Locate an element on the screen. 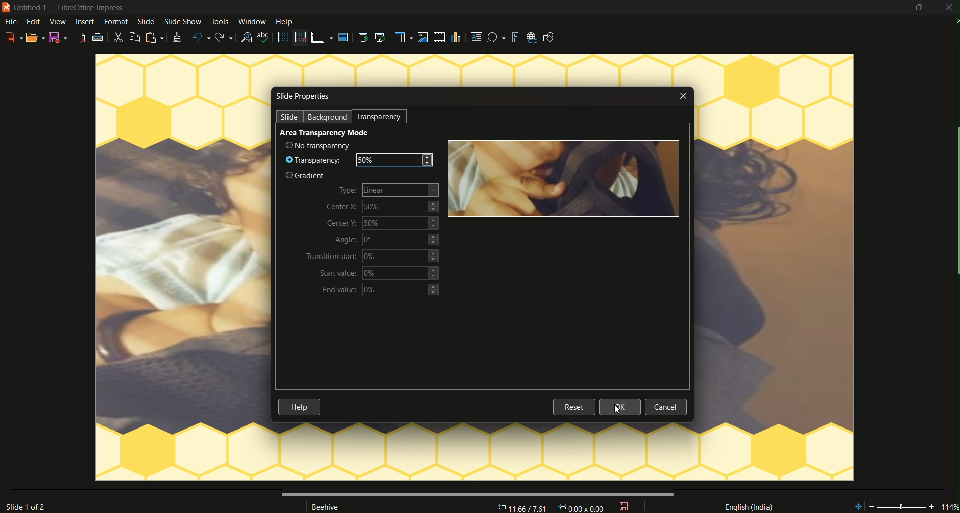 The height and width of the screenshot is (513, 960). redo is located at coordinates (224, 37).